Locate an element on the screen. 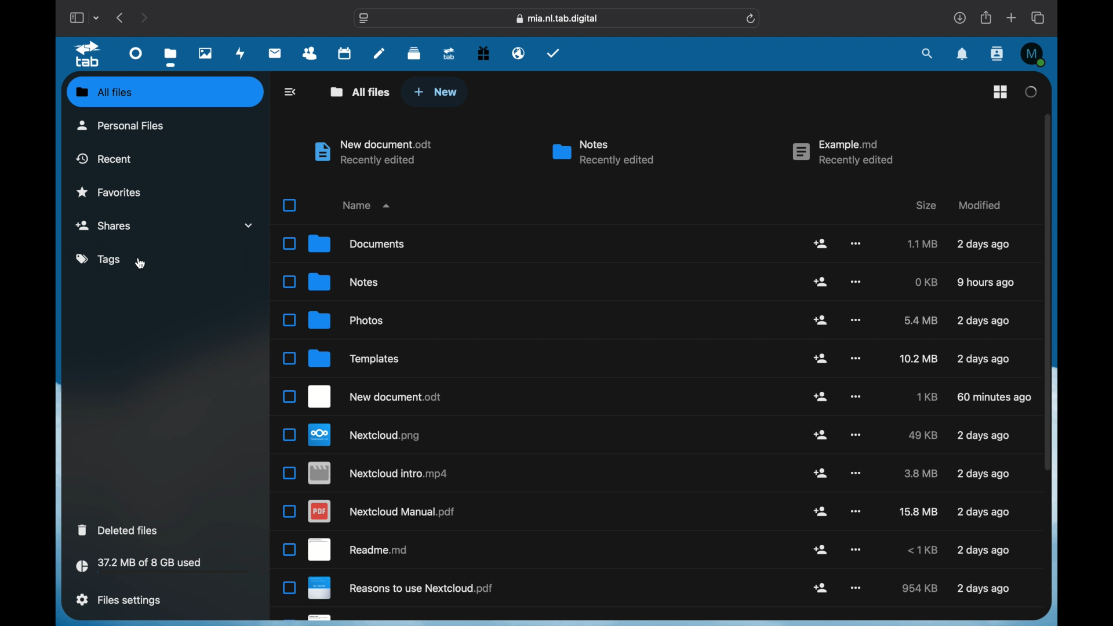 The width and height of the screenshot is (1113, 626). scroll box is located at coordinates (1047, 292).